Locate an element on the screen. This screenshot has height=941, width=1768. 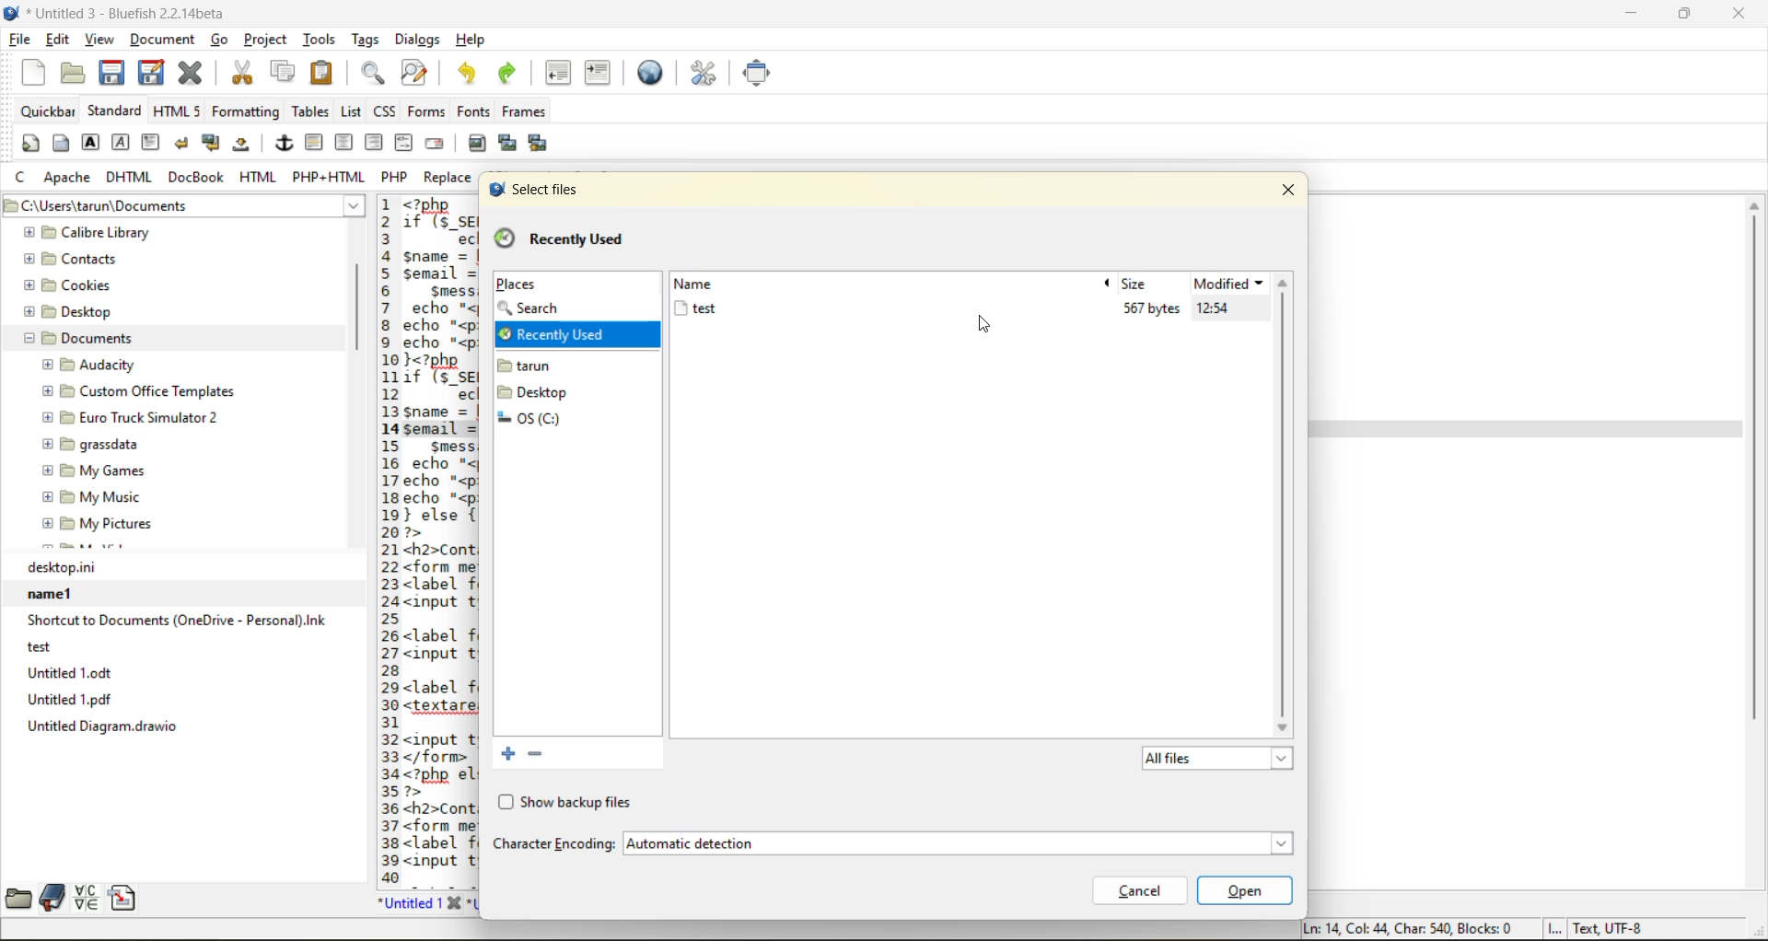
minimize is located at coordinates (1628, 13).